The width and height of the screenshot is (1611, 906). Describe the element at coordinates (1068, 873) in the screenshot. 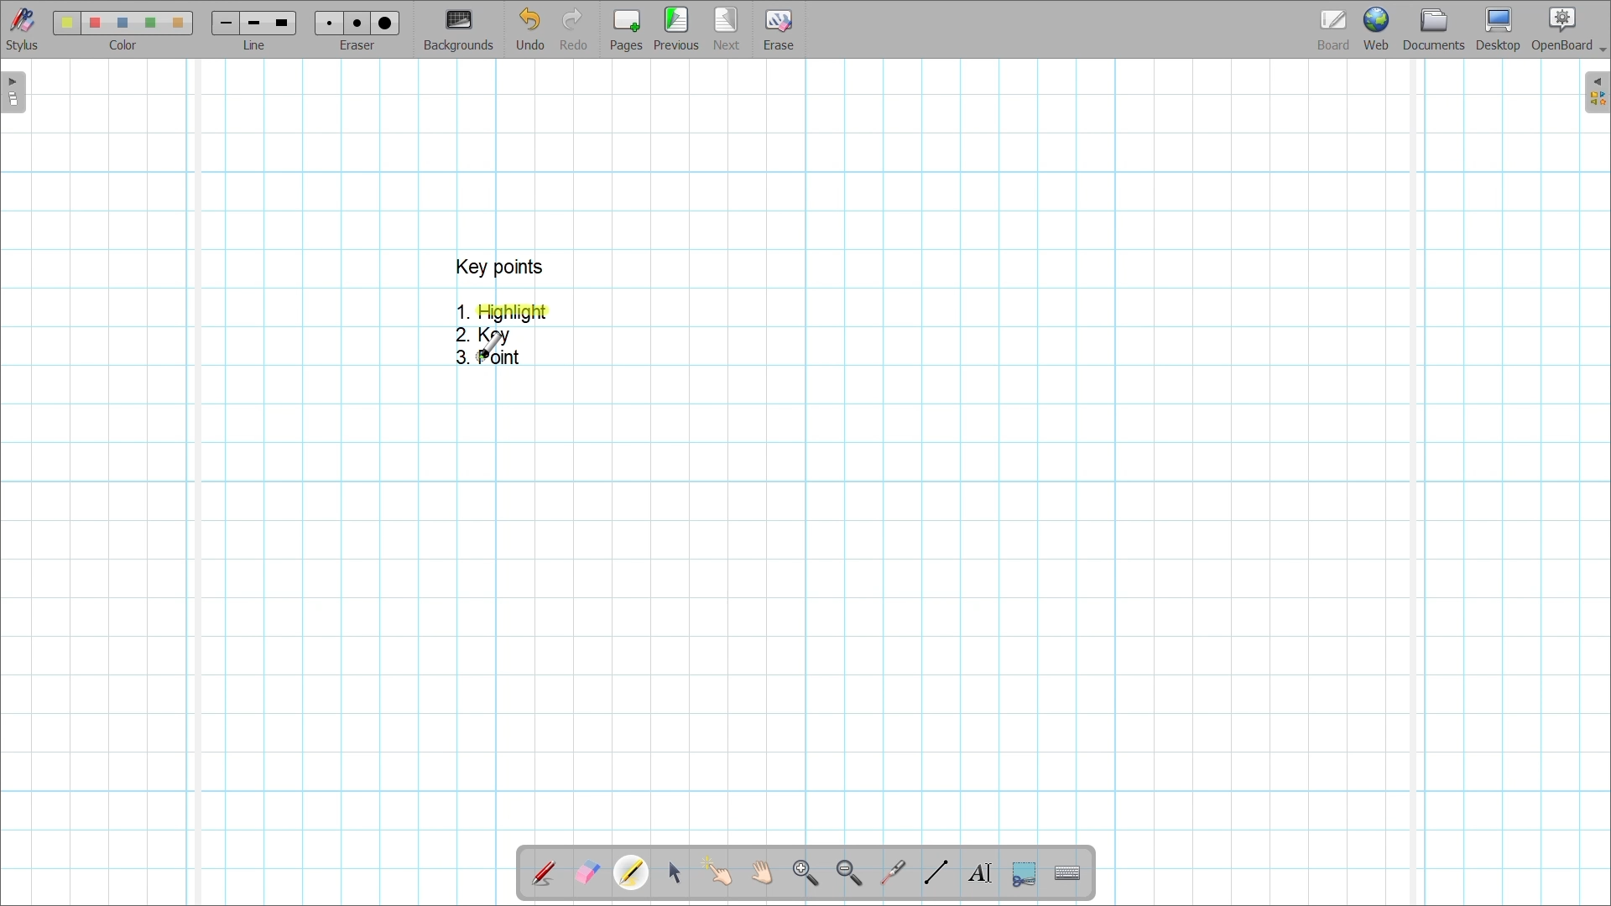

I see `Display virtual keyboard` at that location.